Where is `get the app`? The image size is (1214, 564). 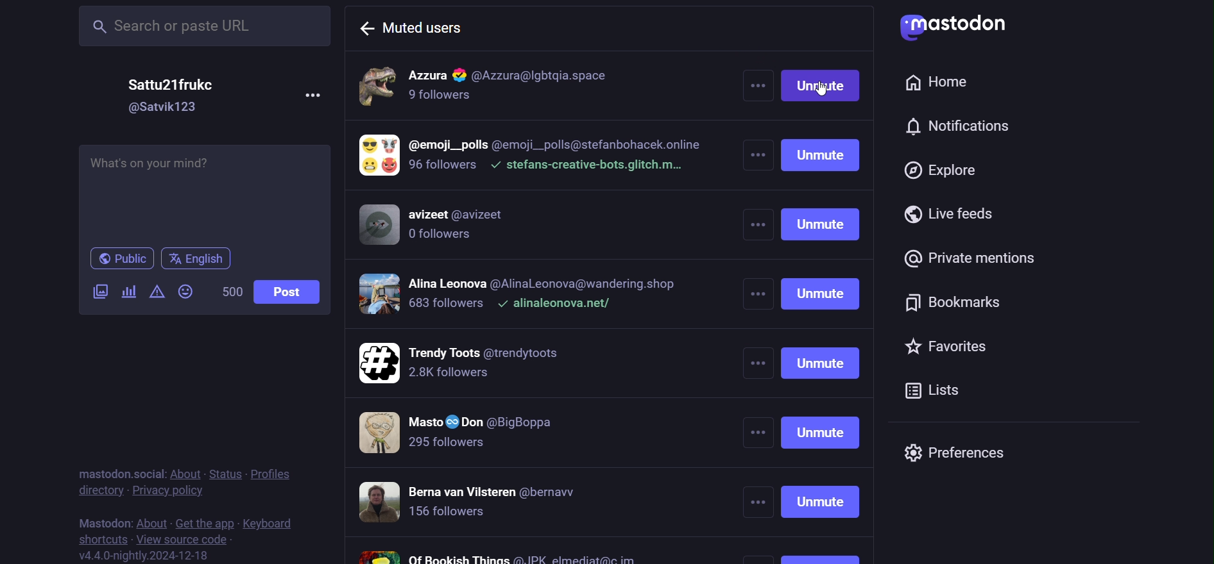
get the app is located at coordinates (203, 522).